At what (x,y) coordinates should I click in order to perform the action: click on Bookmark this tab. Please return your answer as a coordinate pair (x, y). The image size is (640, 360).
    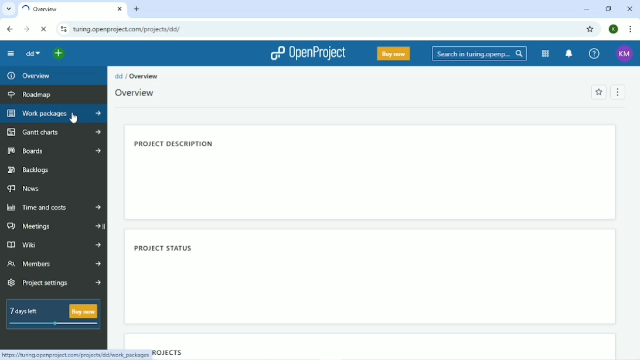
    Looking at the image, I should click on (590, 29).